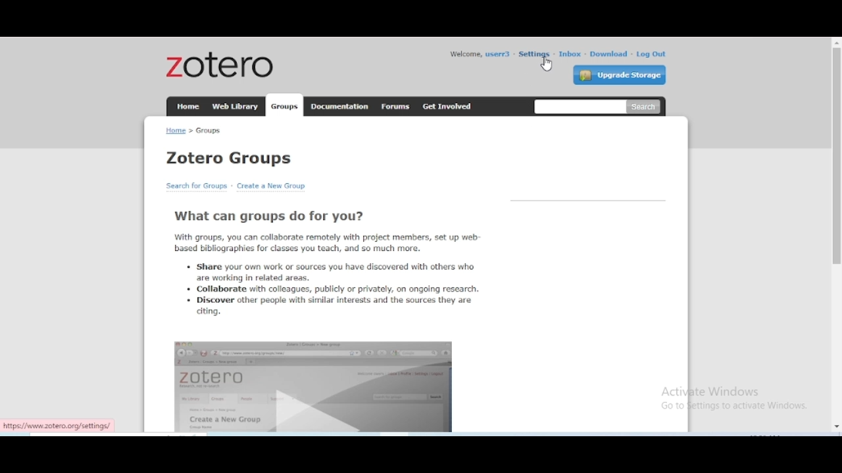 This screenshot has width=842, height=473. I want to click on search, so click(580, 108).